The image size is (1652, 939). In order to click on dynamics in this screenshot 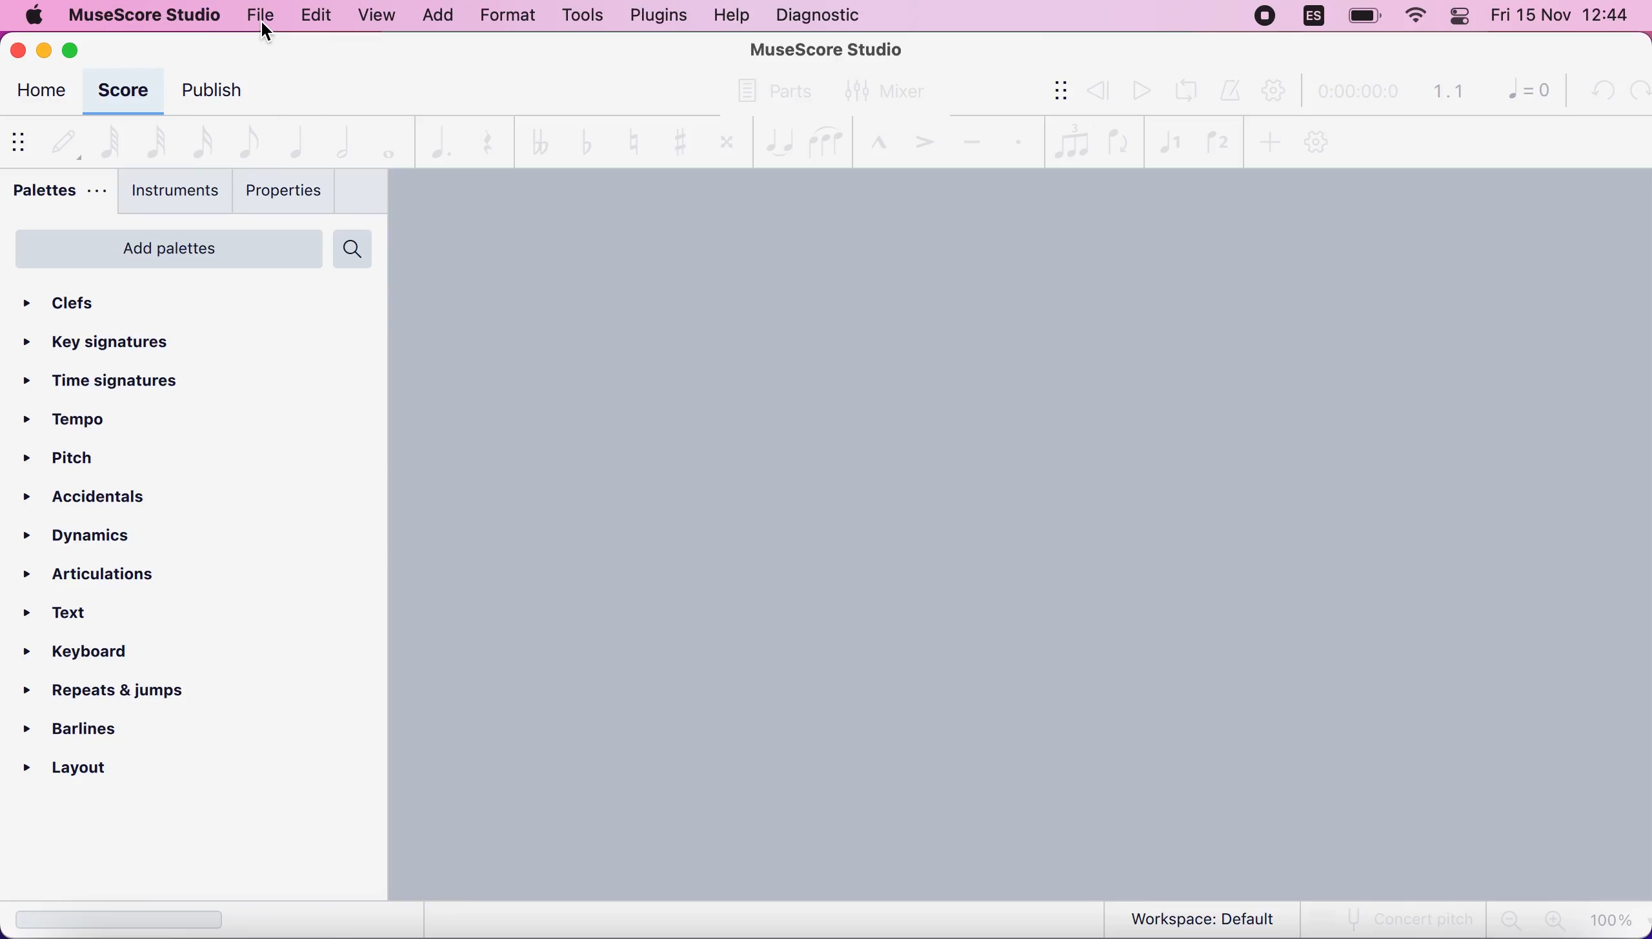, I will do `click(108, 534)`.